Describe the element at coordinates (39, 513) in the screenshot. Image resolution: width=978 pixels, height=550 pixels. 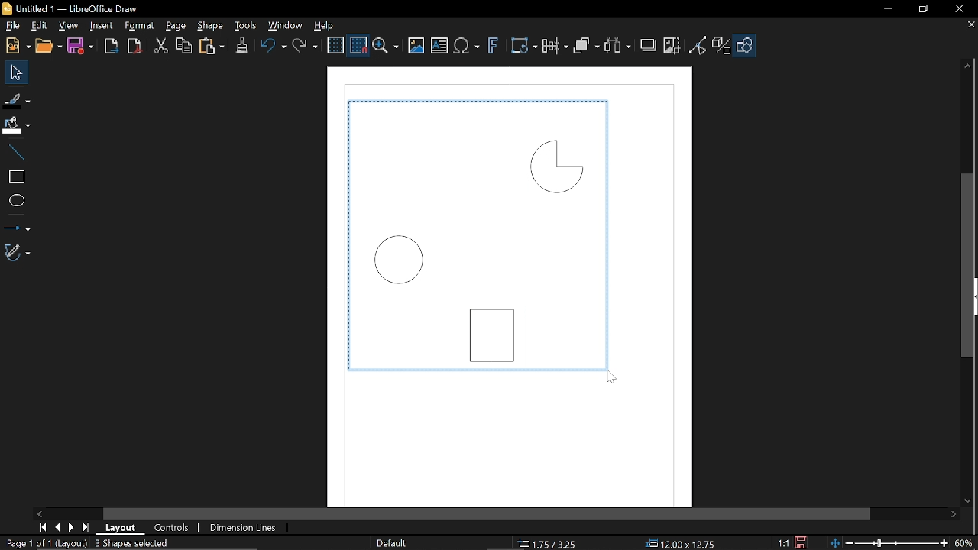
I see `Move left` at that location.